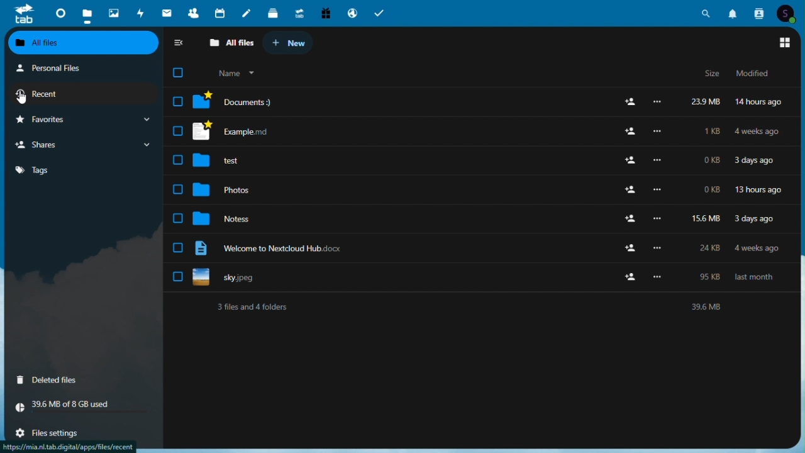 This screenshot has height=453, width=805. I want to click on add user, so click(629, 279).